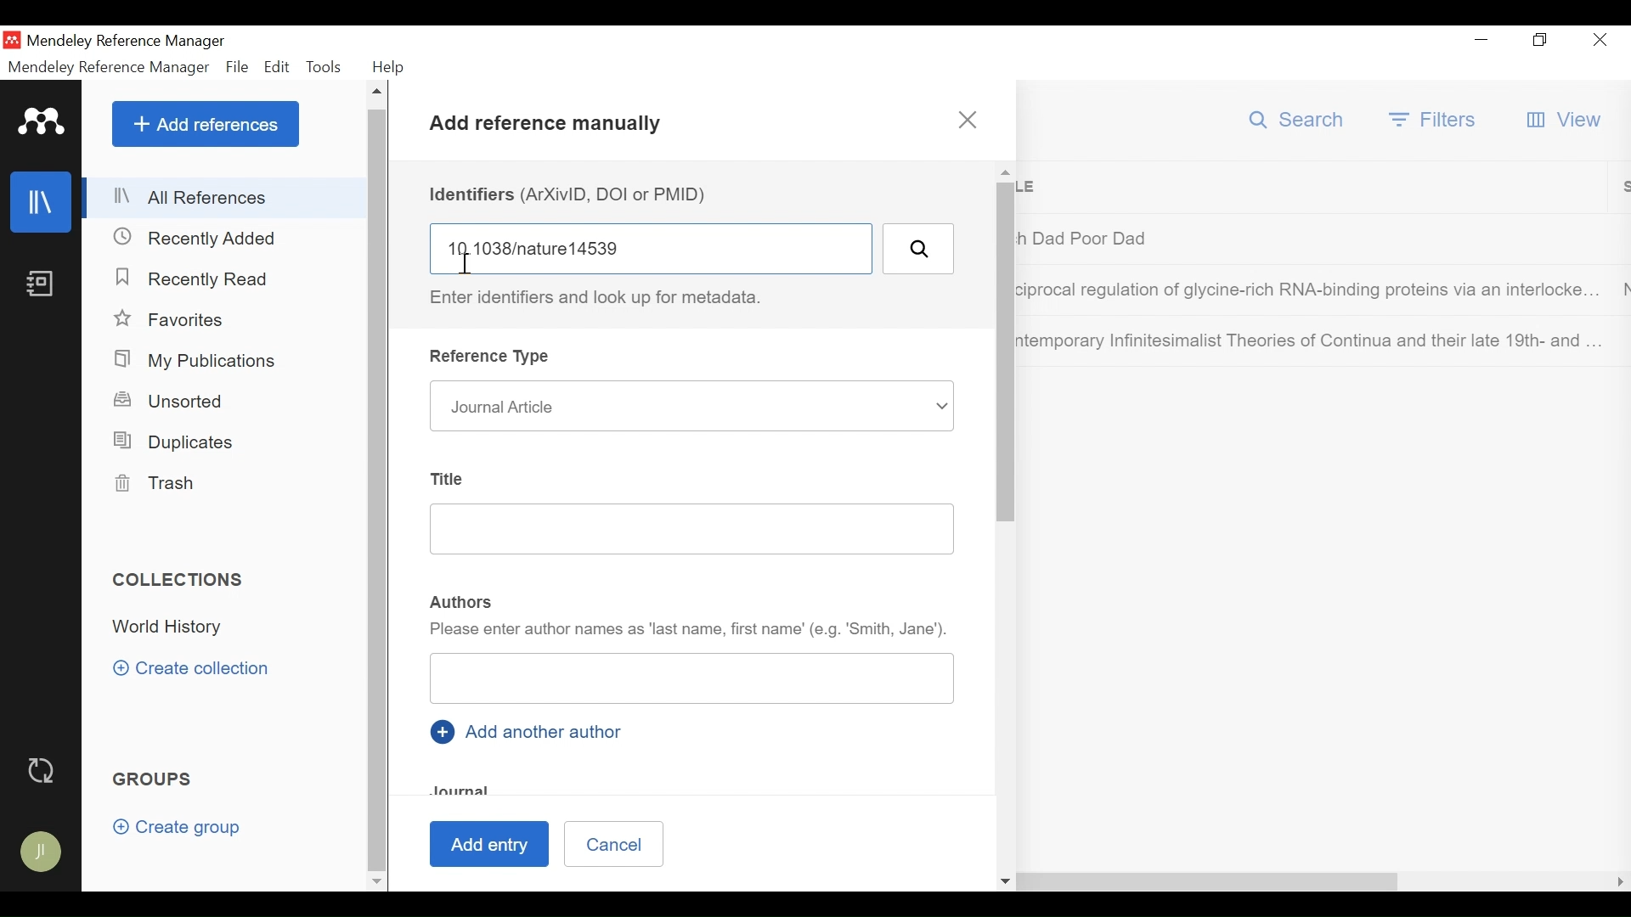 The height and width of the screenshot is (917, 1631). Describe the element at coordinates (493, 357) in the screenshot. I see `Reference Type` at that location.